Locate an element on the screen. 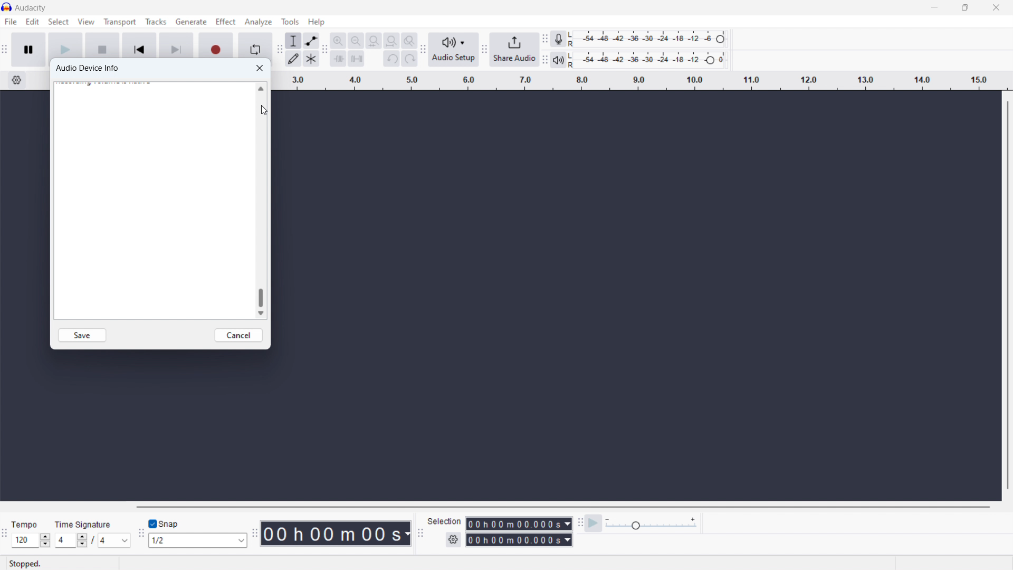  draw tool is located at coordinates (294, 59).